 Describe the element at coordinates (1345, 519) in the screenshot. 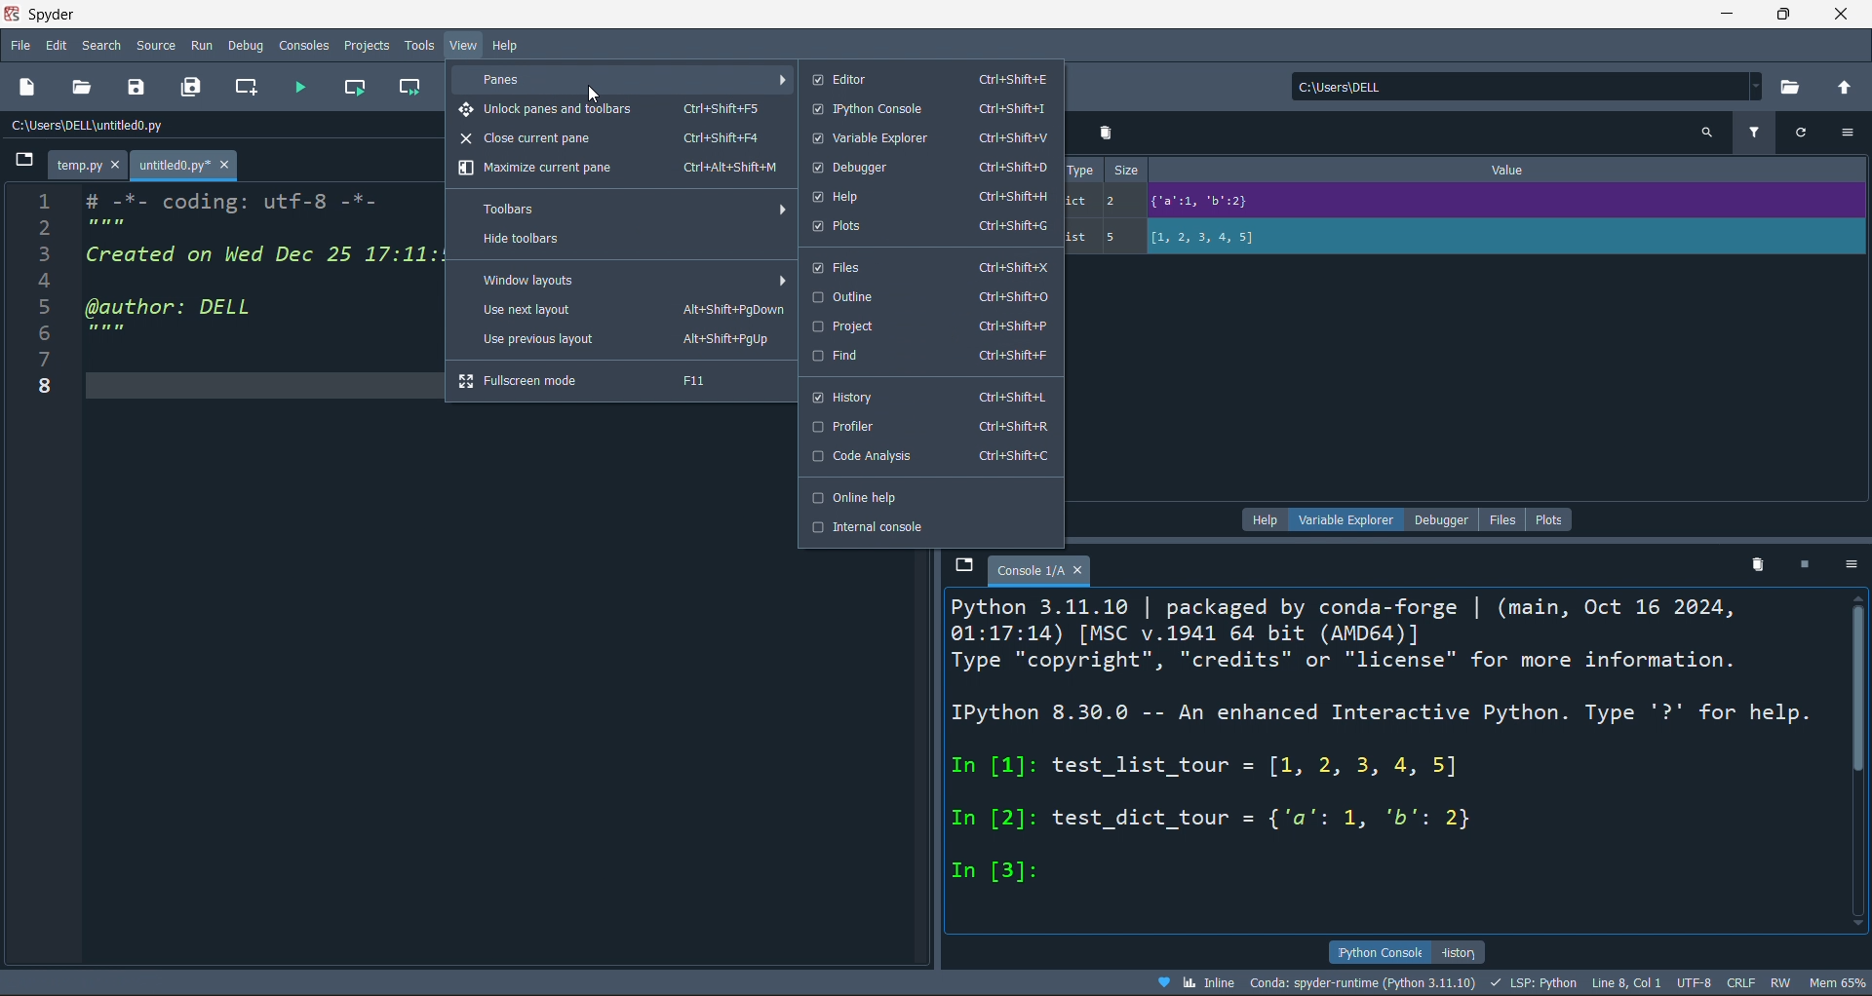

I see `variable explorer` at that location.